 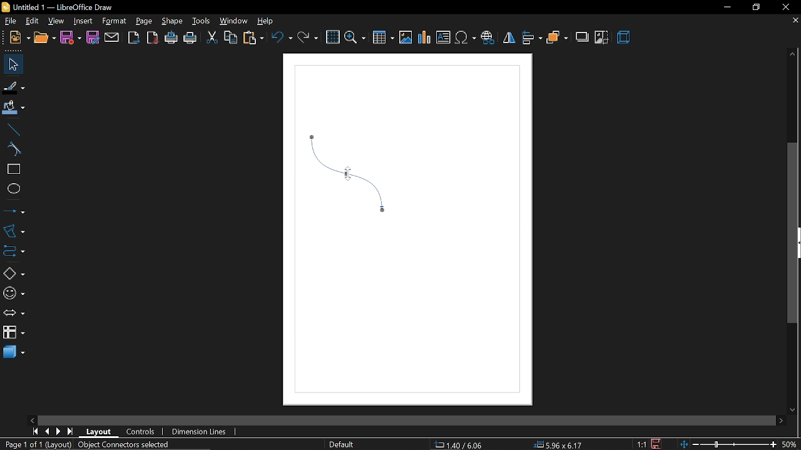 I want to click on redo, so click(x=308, y=39).